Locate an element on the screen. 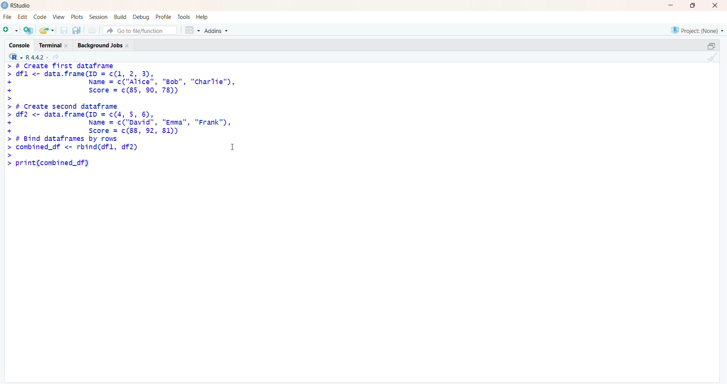 This screenshot has height=384, width=727. Project: (None) is located at coordinates (697, 30).